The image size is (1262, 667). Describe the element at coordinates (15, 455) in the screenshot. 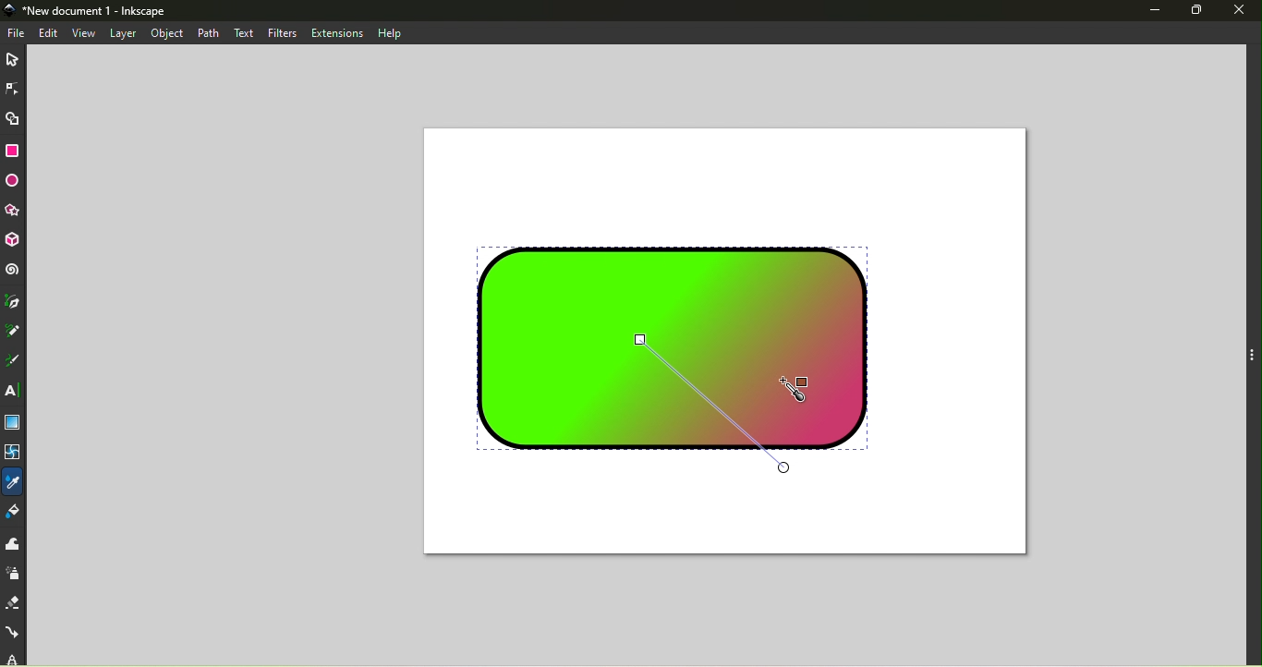

I see `Mesh tool` at that location.